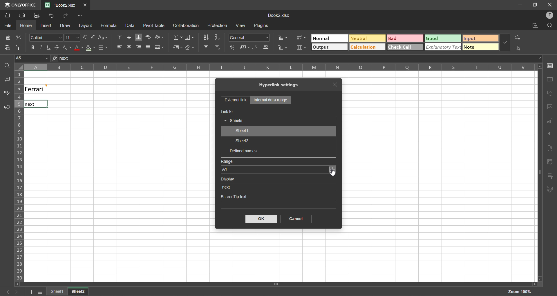 The width and height of the screenshot is (557, 296). What do you see at coordinates (550, 79) in the screenshot?
I see `table` at bounding box center [550, 79].